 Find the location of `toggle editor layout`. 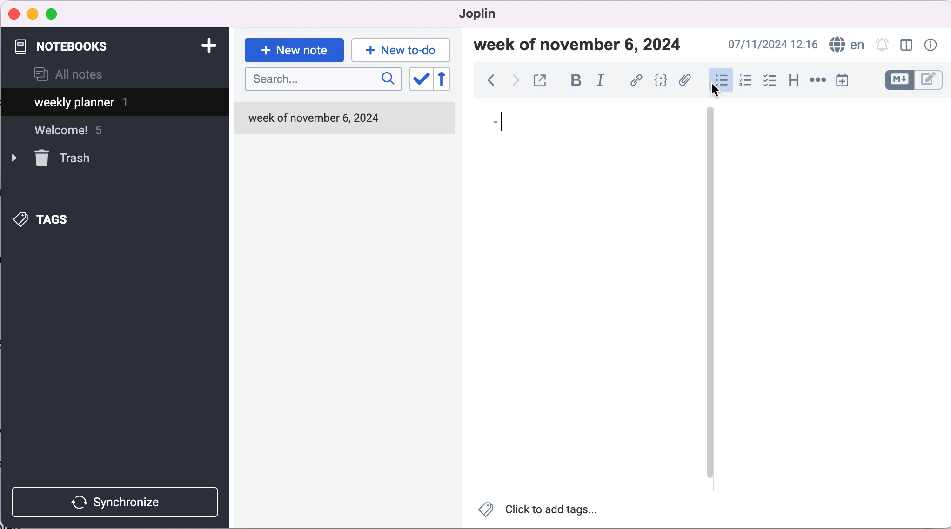

toggle editor layout is located at coordinates (909, 46).